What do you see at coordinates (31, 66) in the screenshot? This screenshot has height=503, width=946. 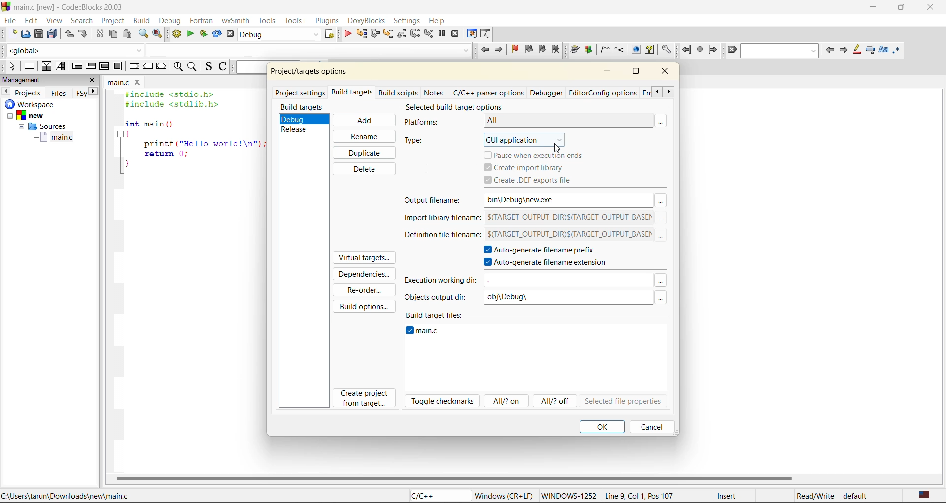 I see `instruction` at bounding box center [31, 66].